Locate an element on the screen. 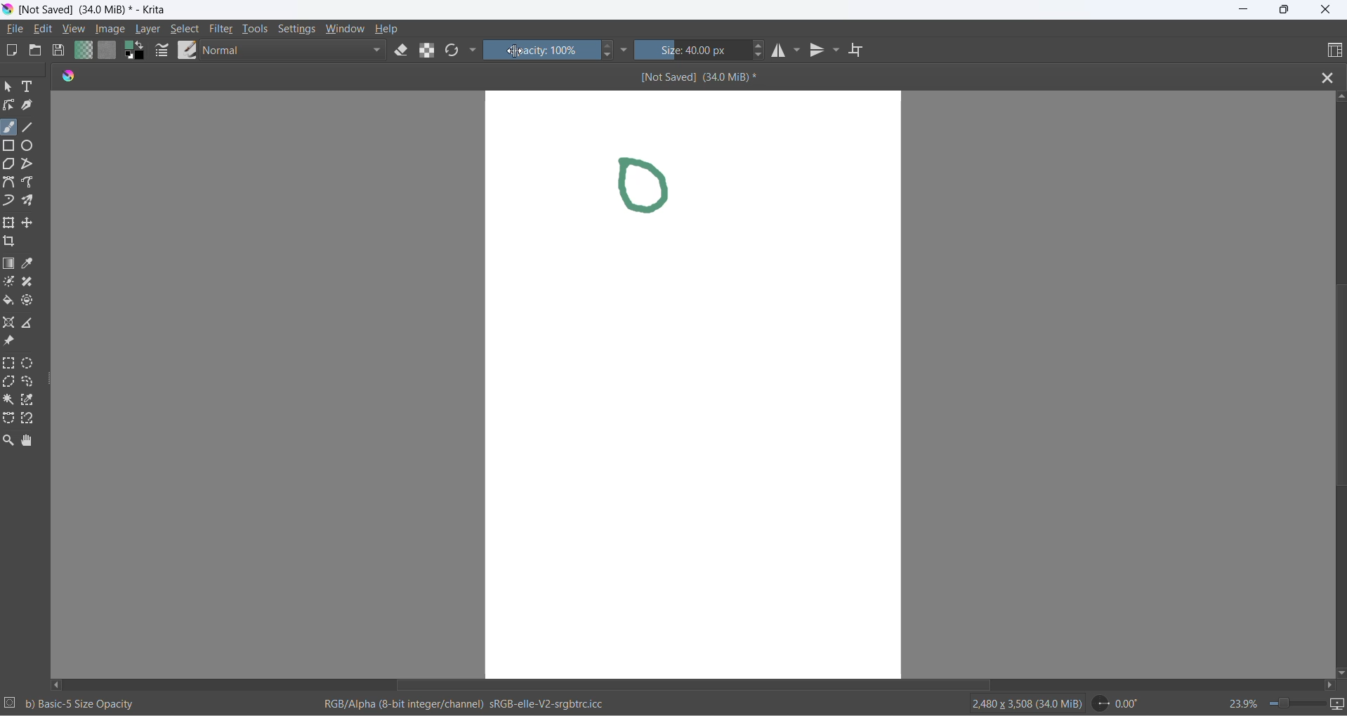  window is located at coordinates (341, 29).